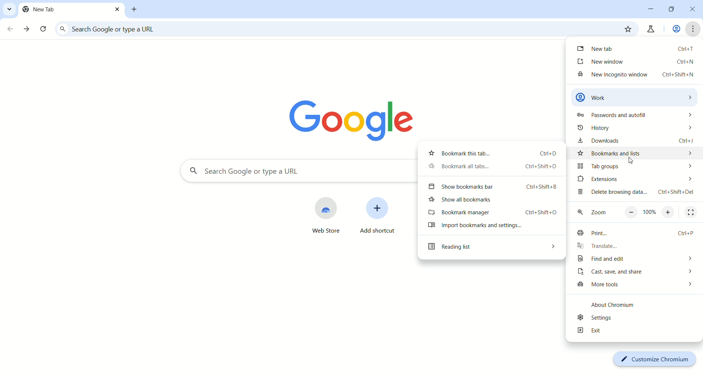 This screenshot has width=703, height=373. Describe the element at coordinates (636, 97) in the screenshot. I see `work` at that location.